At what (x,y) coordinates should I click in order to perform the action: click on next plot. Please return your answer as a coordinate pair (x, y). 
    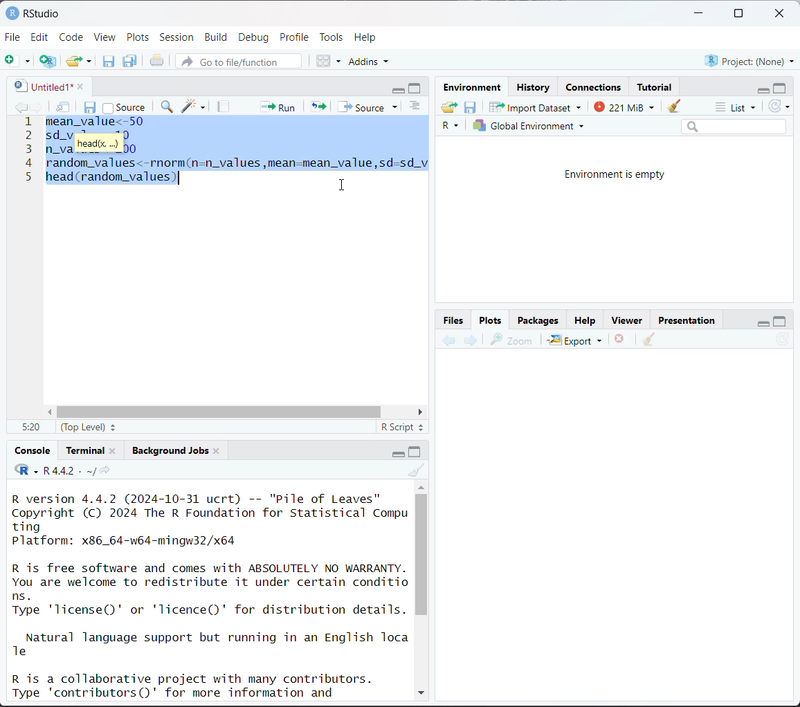
    Looking at the image, I should click on (469, 340).